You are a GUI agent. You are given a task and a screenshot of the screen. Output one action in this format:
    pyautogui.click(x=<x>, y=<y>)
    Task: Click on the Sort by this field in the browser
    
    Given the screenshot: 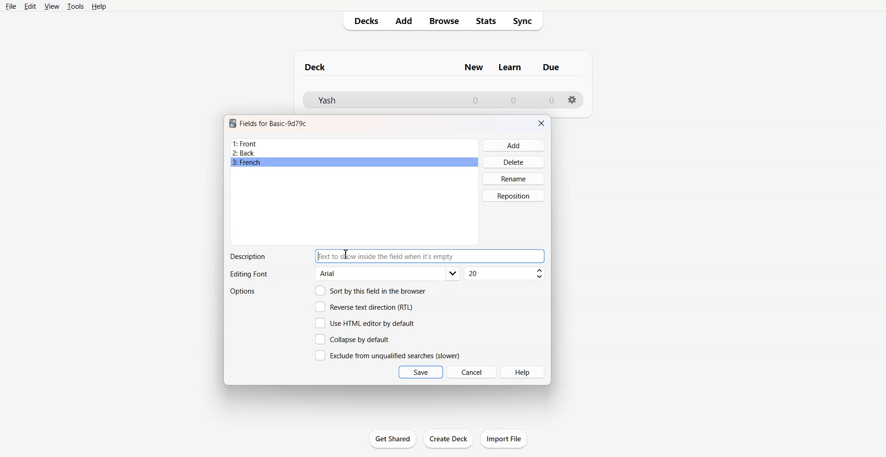 What is the action you would take?
    pyautogui.click(x=371, y=290)
    